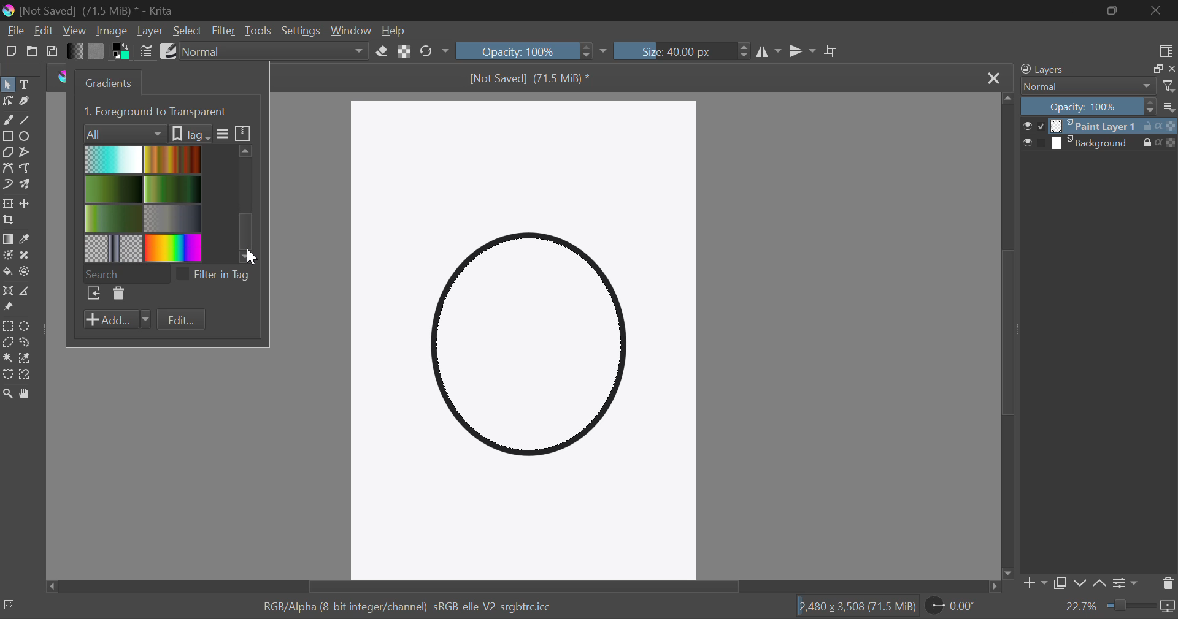  What do you see at coordinates (1169, 107) in the screenshot?
I see `more` at bounding box center [1169, 107].